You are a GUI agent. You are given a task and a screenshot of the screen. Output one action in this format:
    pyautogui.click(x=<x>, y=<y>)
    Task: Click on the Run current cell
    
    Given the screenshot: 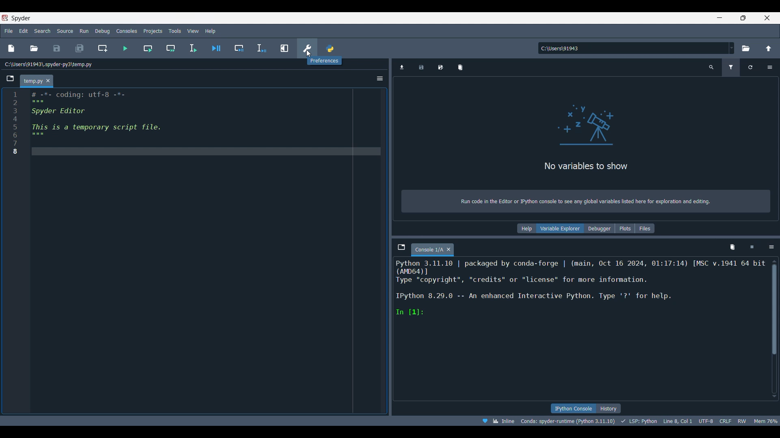 What is the action you would take?
    pyautogui.click(x=147, y=48)
    